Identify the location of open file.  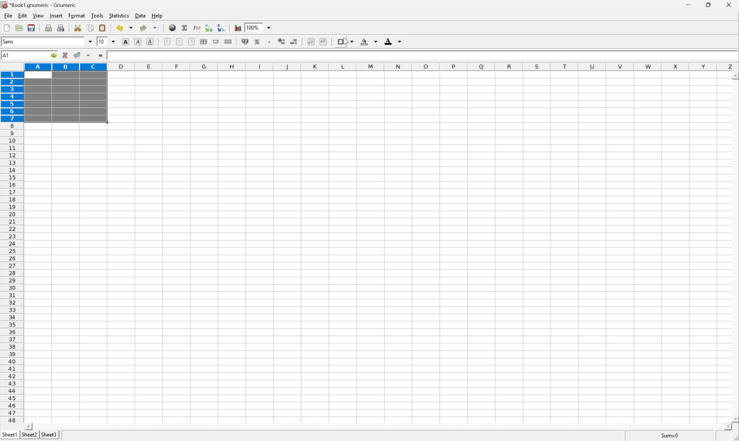
(20, 27).